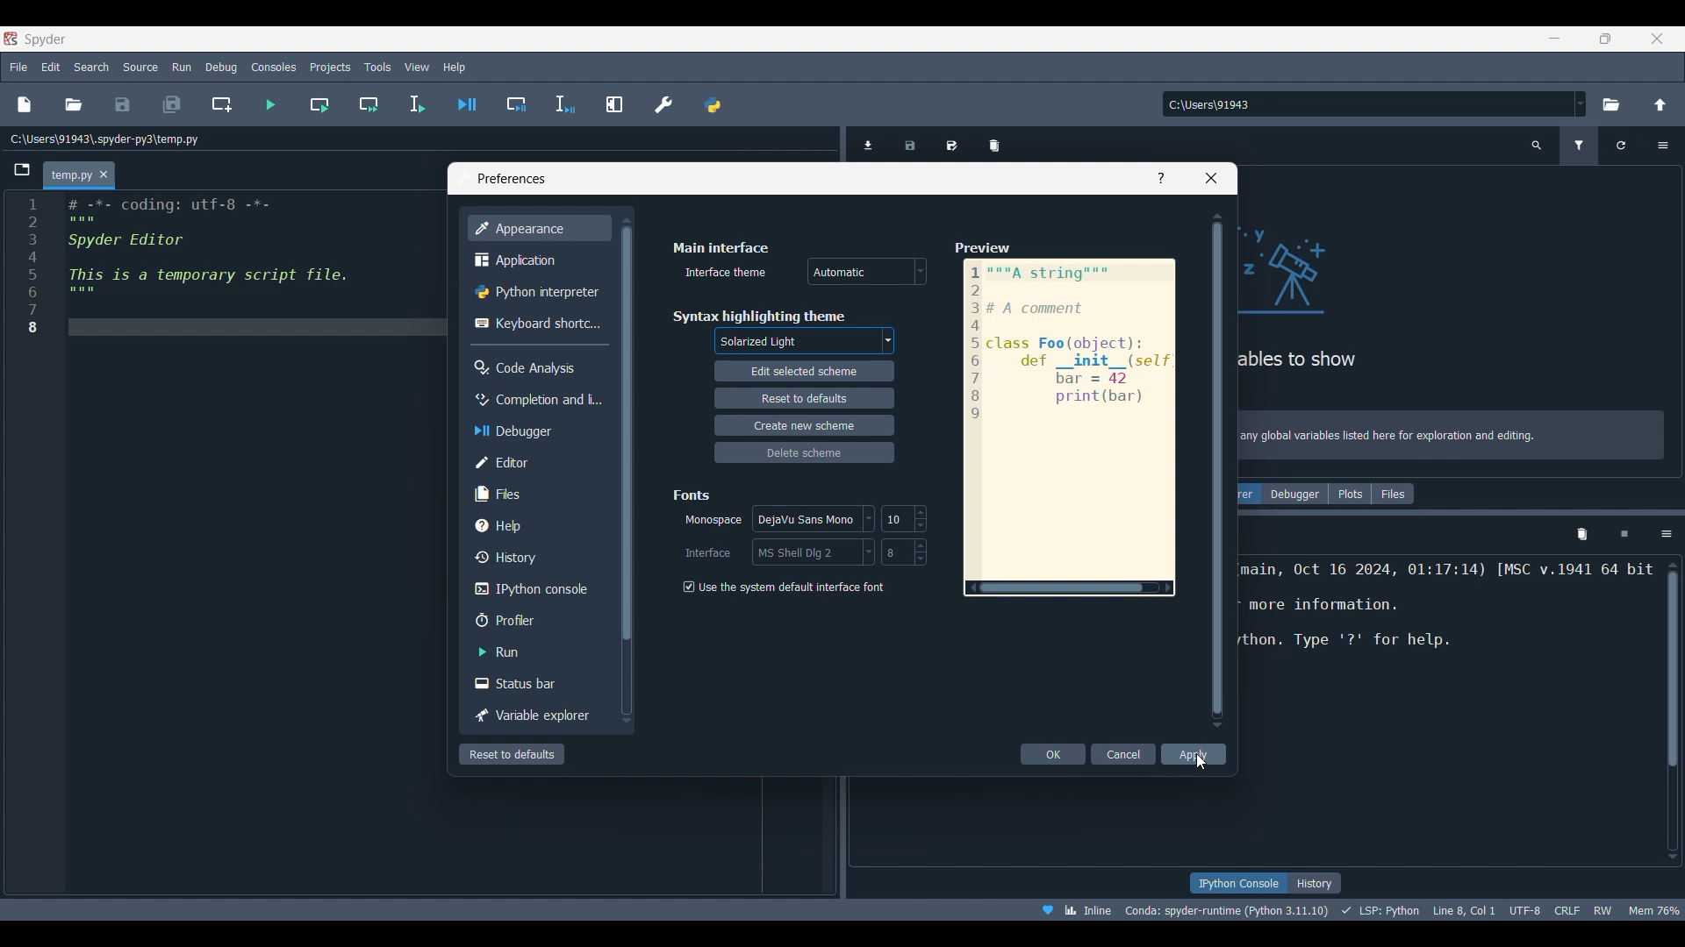  I want to click on Search variable names and types , so click(1537, 146).